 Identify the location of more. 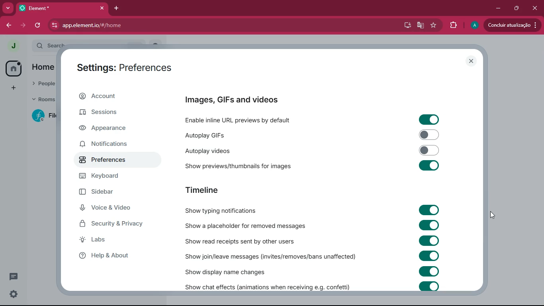
(8, 8).